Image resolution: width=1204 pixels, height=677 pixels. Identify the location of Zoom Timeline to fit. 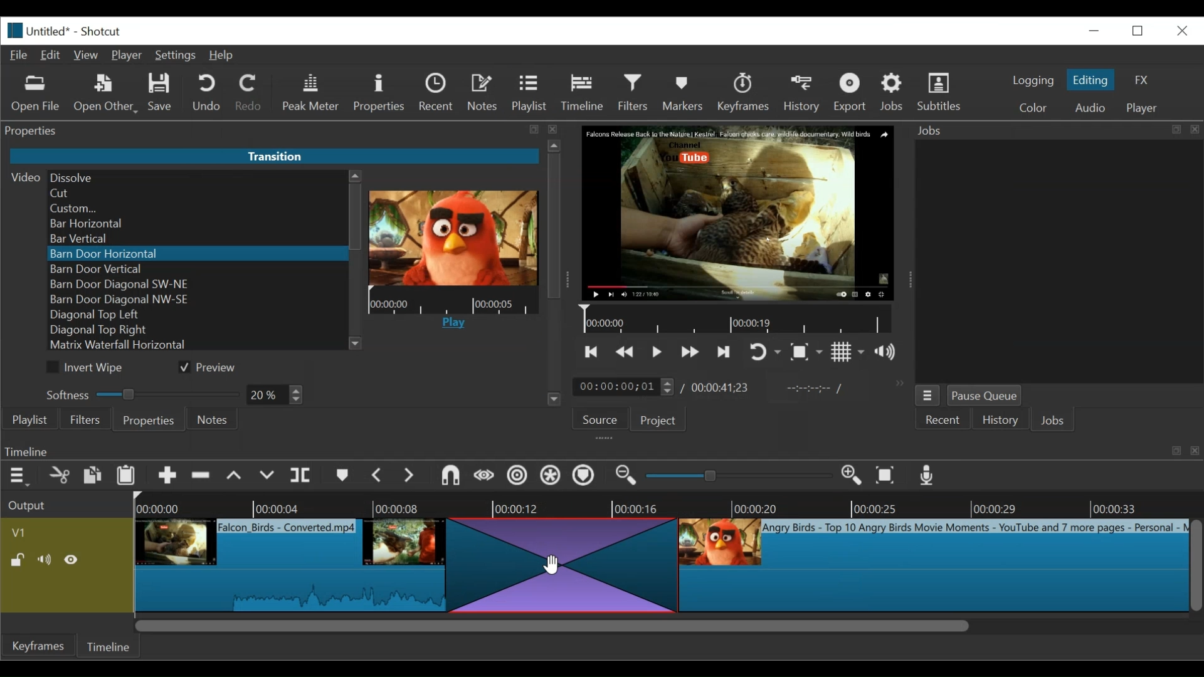
(886, 475).